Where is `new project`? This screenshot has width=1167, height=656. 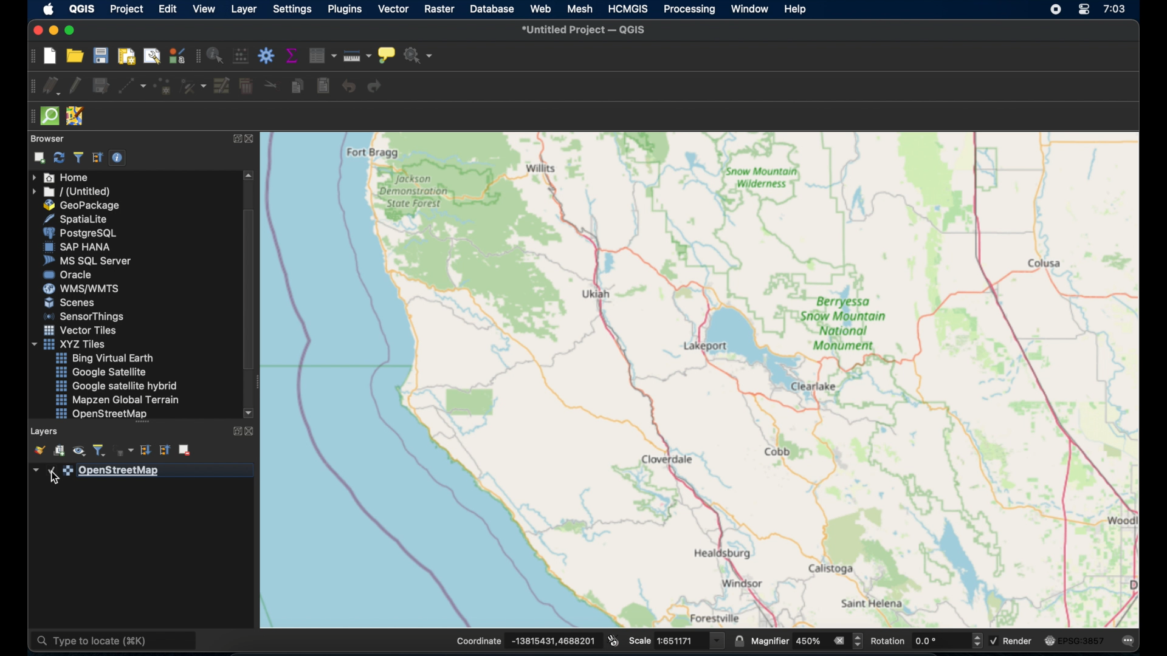
new project is located at coordinates (51, 57).